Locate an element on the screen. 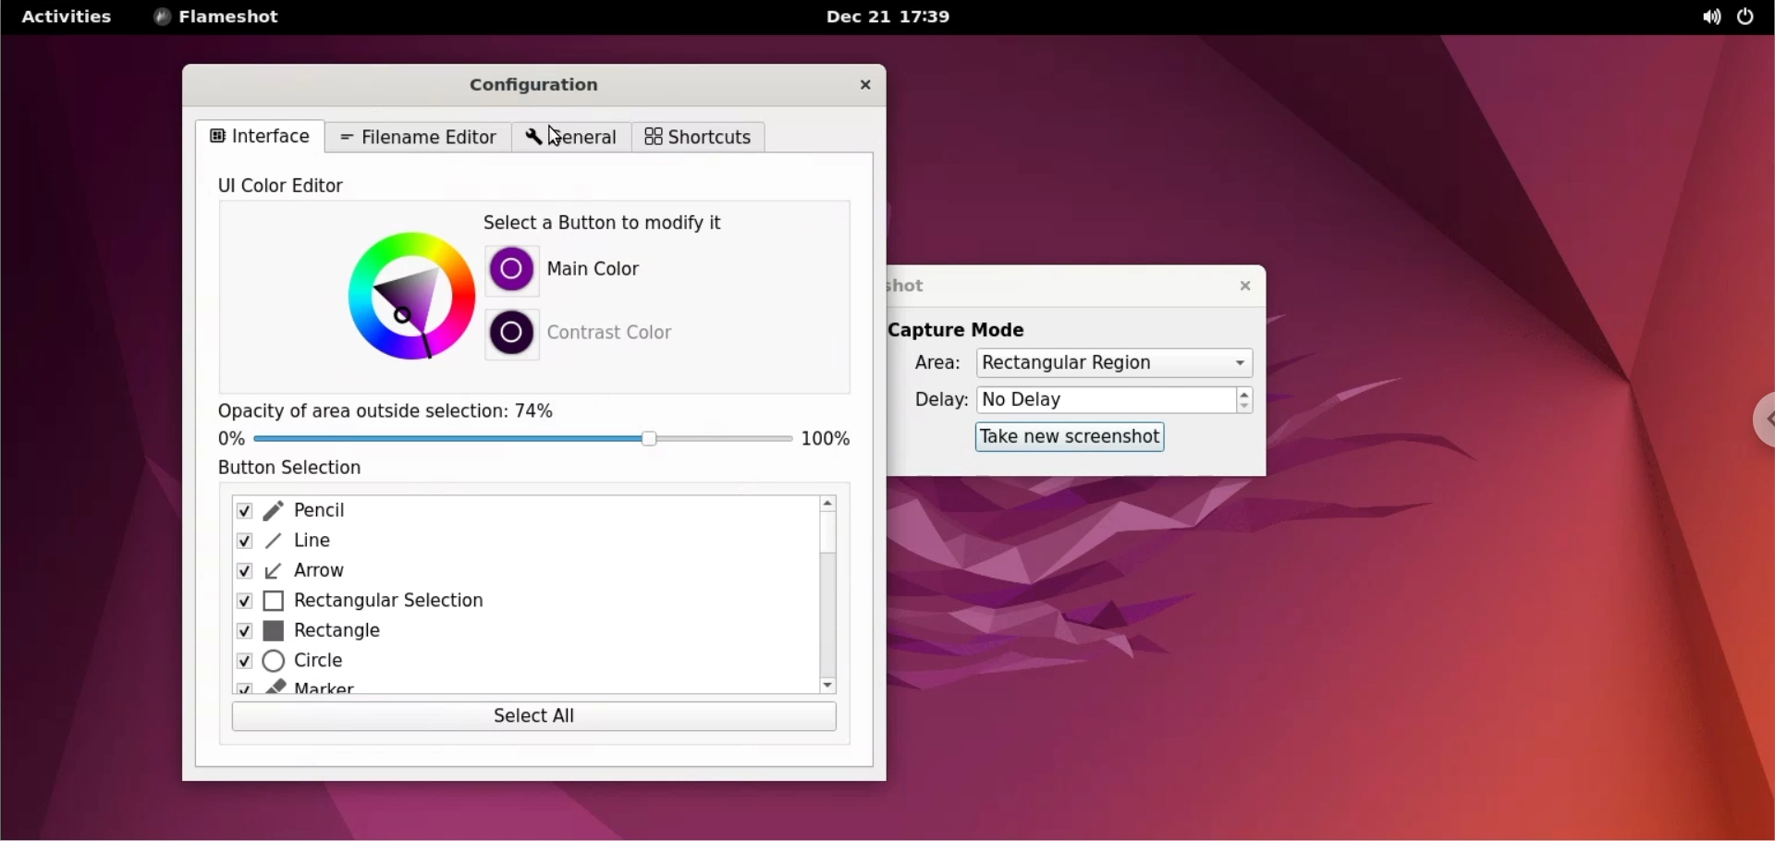 The height and width of the screenshot is (841, 1775). delay time is located at coordinates (1106, 399).